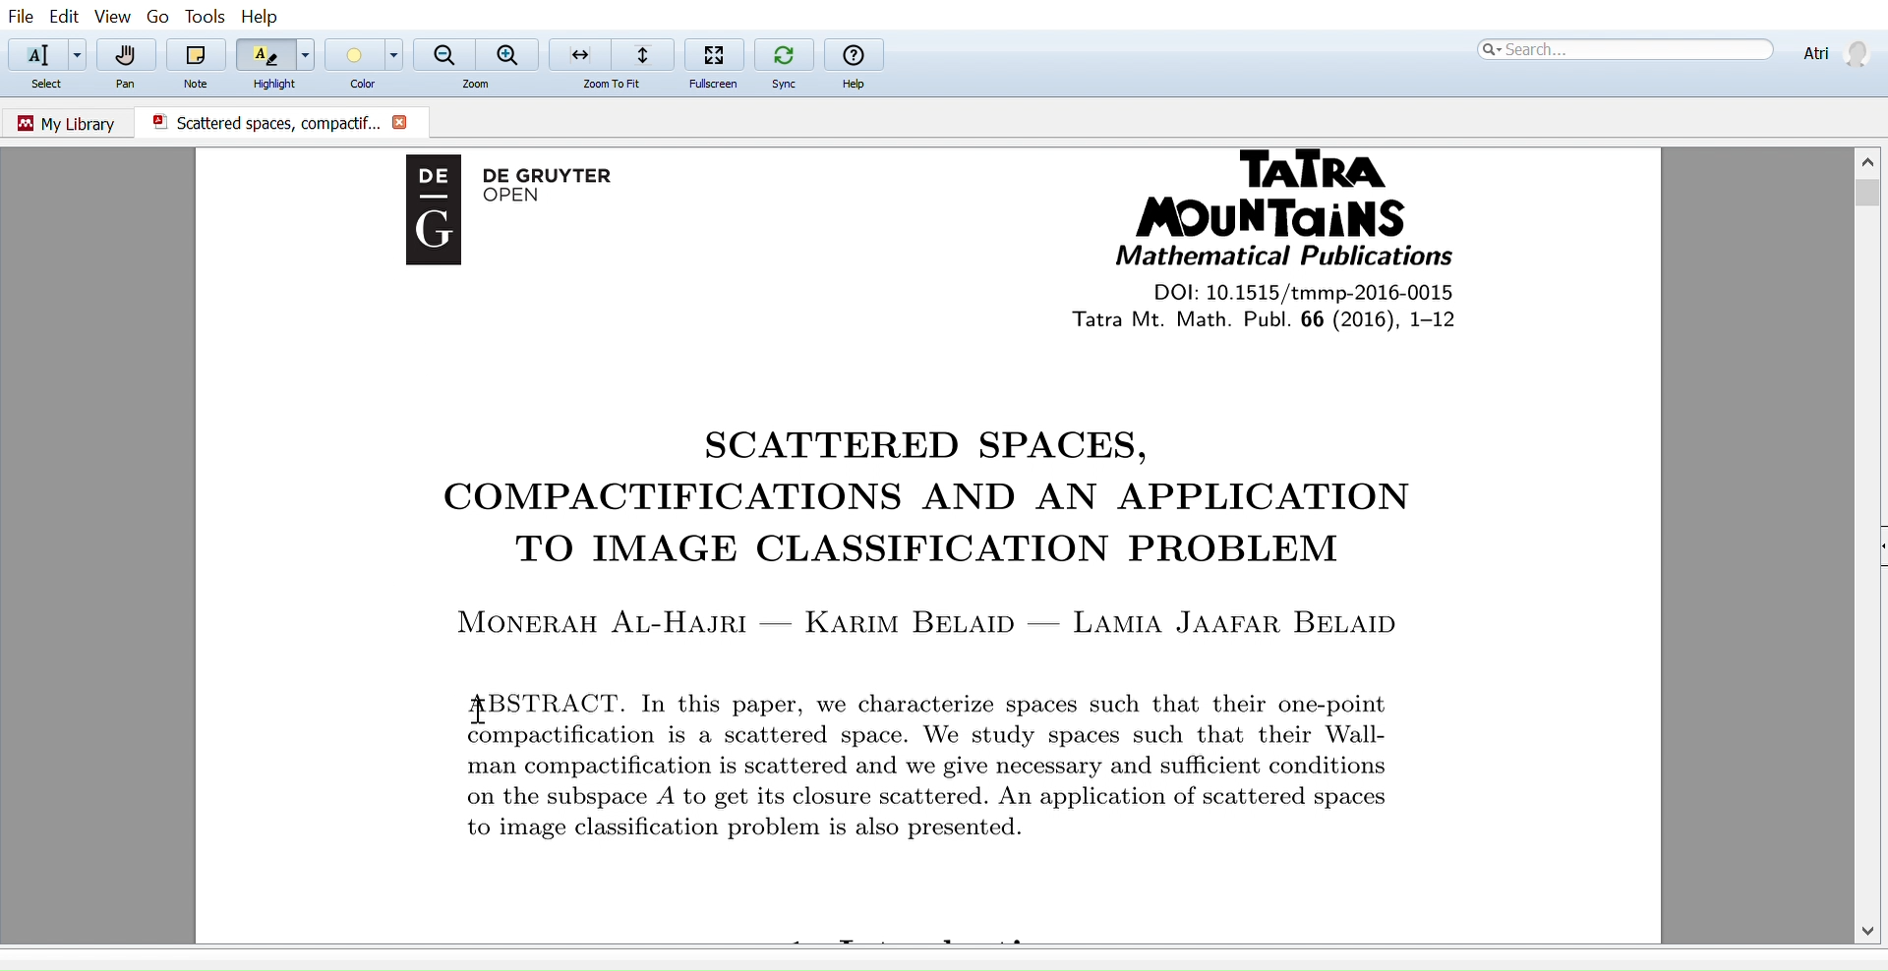 This screenshot has width=1888, height=971. I want to click on Sync, so click(784, 52).